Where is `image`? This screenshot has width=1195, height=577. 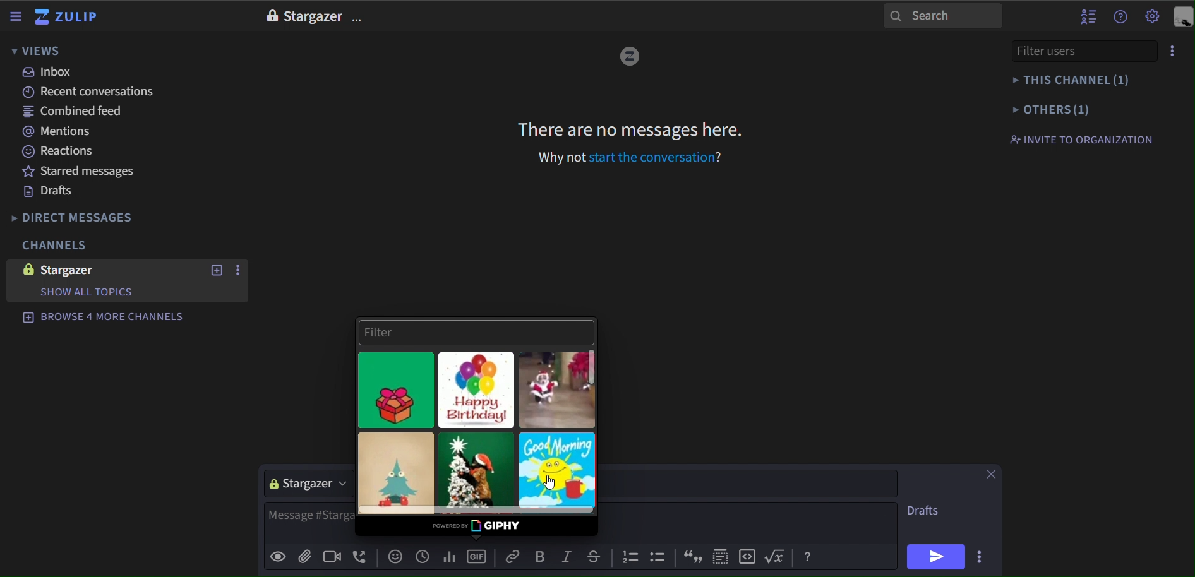
image is located at coordinates (558, 389).